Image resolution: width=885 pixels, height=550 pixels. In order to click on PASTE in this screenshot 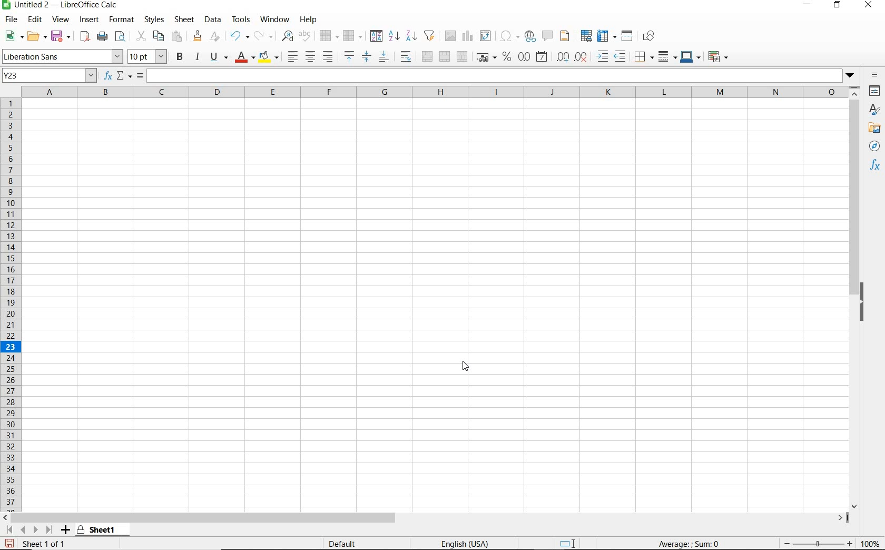, I will do `click(175, 36)`.